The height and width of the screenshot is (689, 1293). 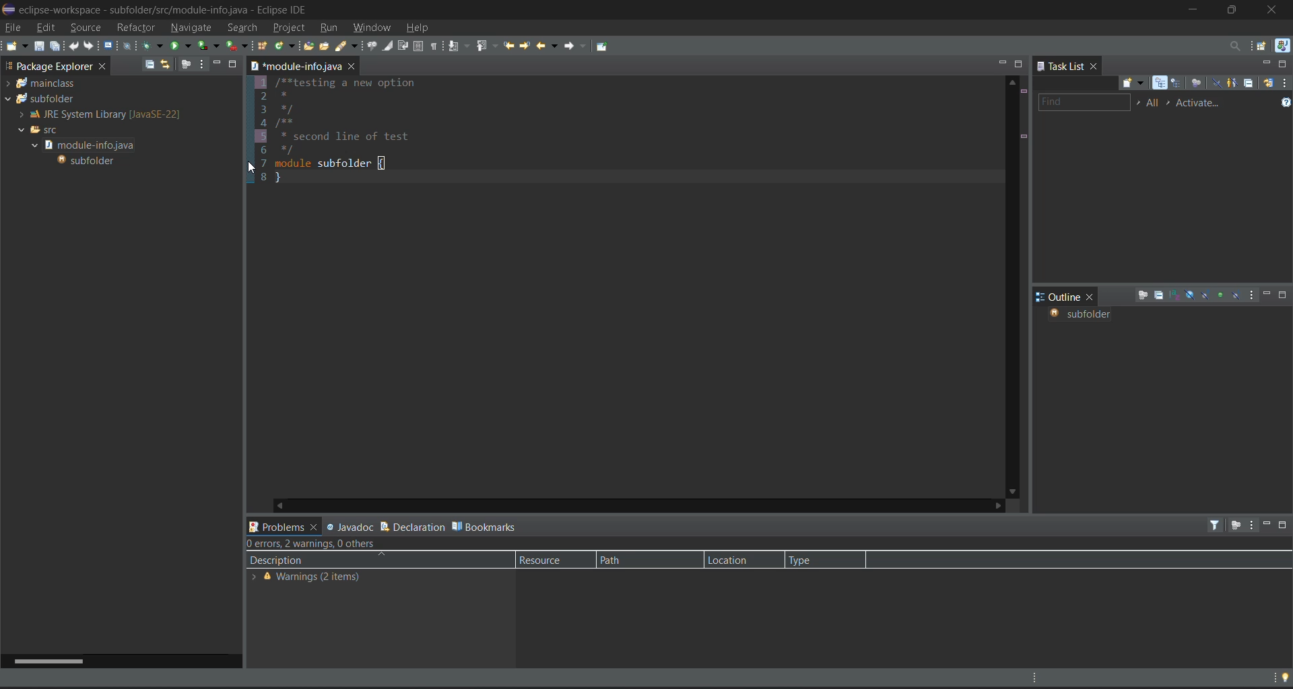 What do you see at coordinates (1285, 527) in the screenshot?
I see `maximize` at bounding box center [1285, 527].